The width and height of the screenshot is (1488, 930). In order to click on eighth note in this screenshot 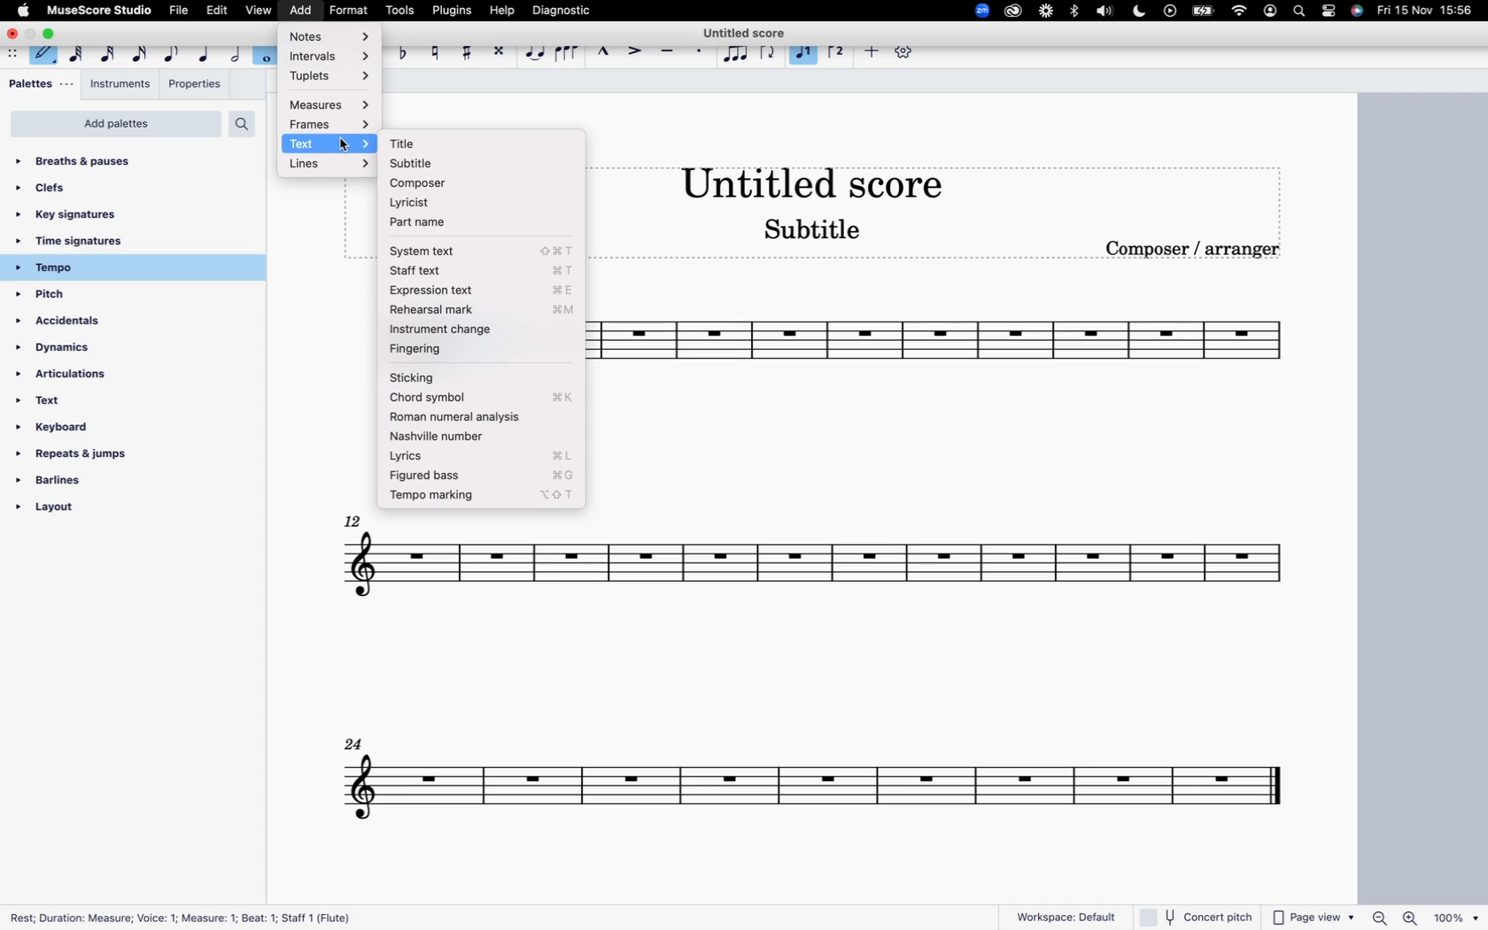, I will do `click(173, 50)`.